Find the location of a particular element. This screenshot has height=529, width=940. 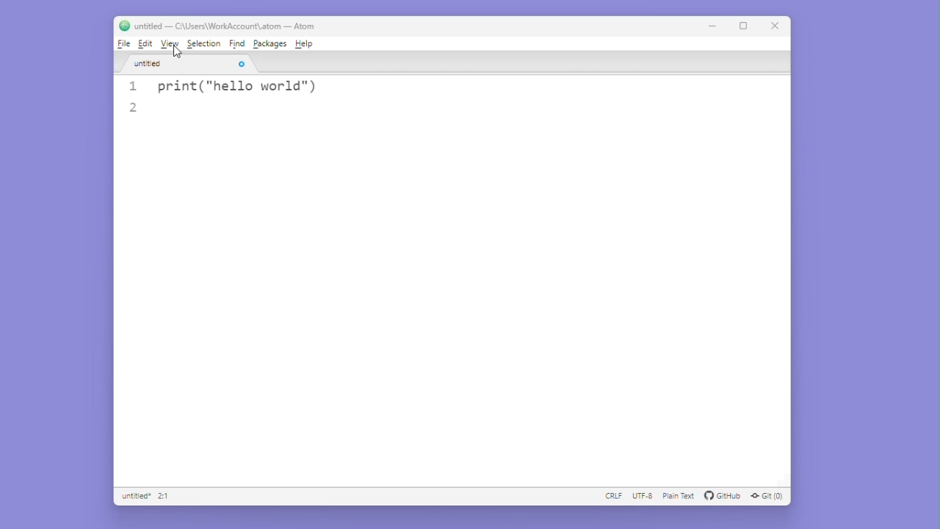

editor pane is located at coordinates (452, 311).